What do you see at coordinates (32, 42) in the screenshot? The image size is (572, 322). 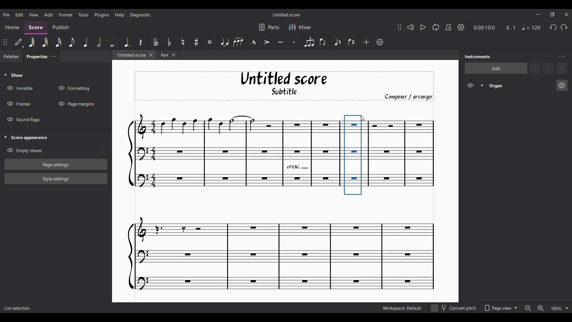 I see `64th note` at bounding box center [32, 42].